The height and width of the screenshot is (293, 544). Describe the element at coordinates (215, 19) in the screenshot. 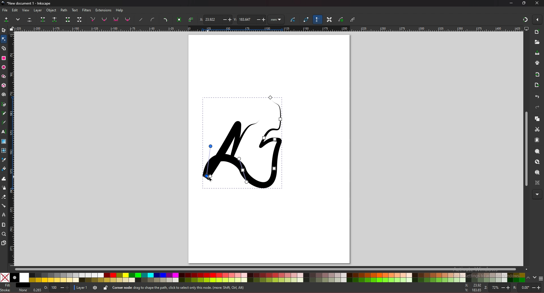

I see `x coordinate` at that location.